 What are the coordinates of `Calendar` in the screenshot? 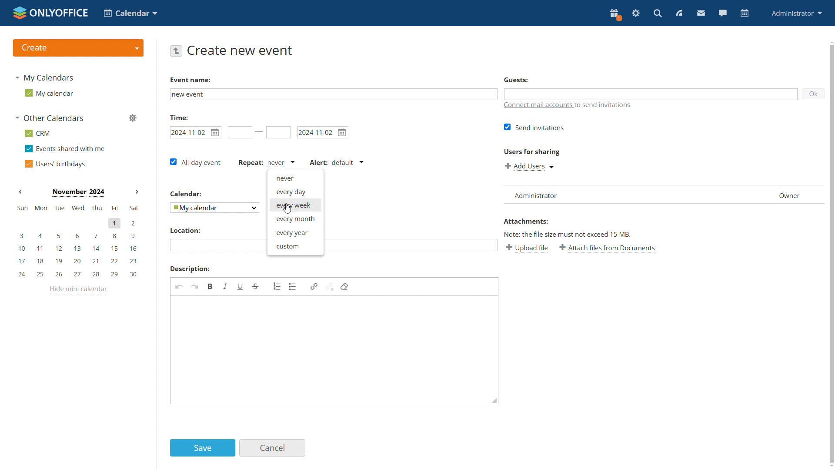 It's located at (187, 193).